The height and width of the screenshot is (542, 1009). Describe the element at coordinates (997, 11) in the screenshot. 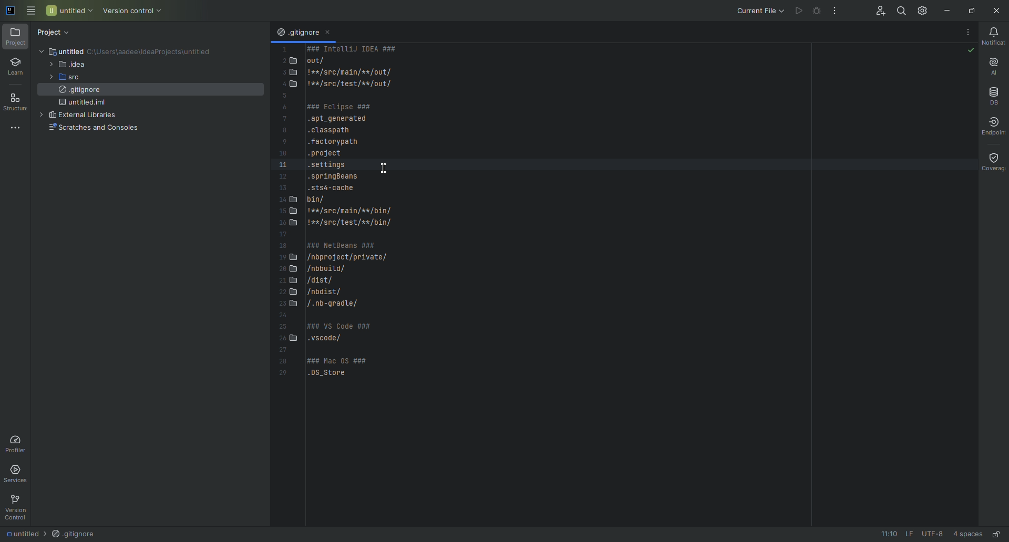

I see `Close` at that location.